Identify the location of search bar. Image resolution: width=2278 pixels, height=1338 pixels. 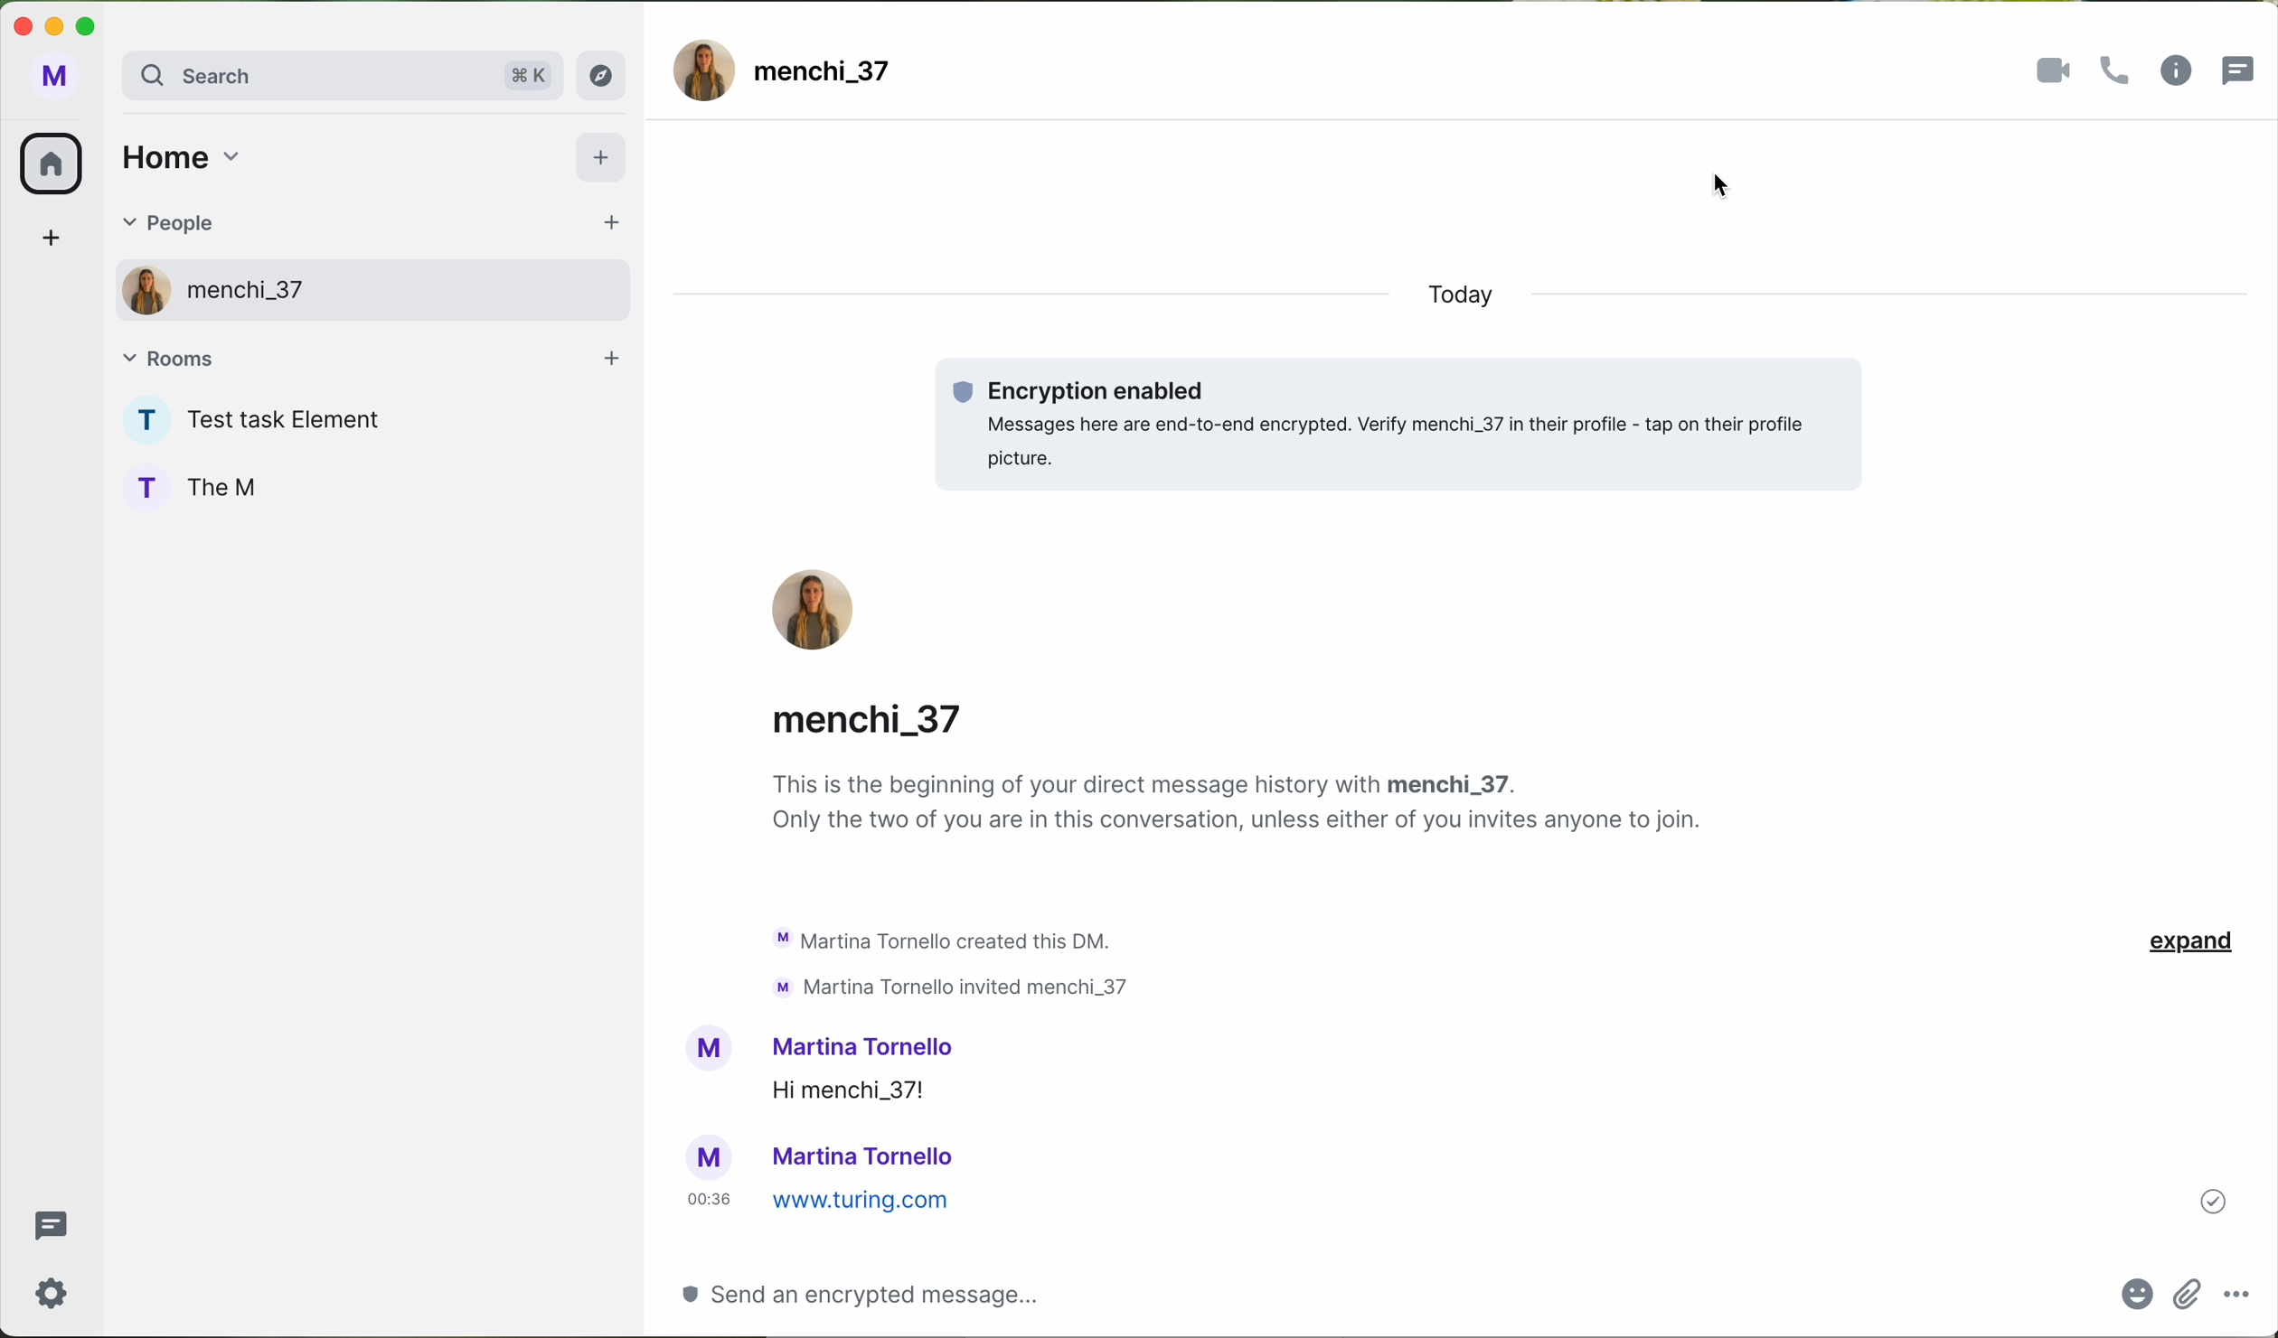
(340, 78).